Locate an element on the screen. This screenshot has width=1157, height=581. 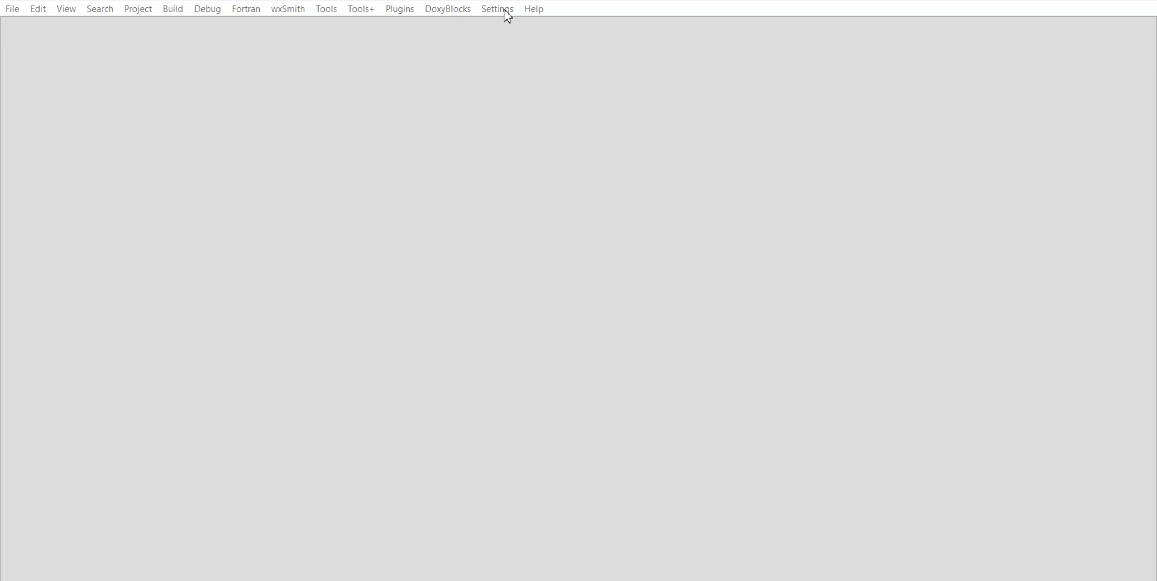
cursor is located at coordinates (506, 18).